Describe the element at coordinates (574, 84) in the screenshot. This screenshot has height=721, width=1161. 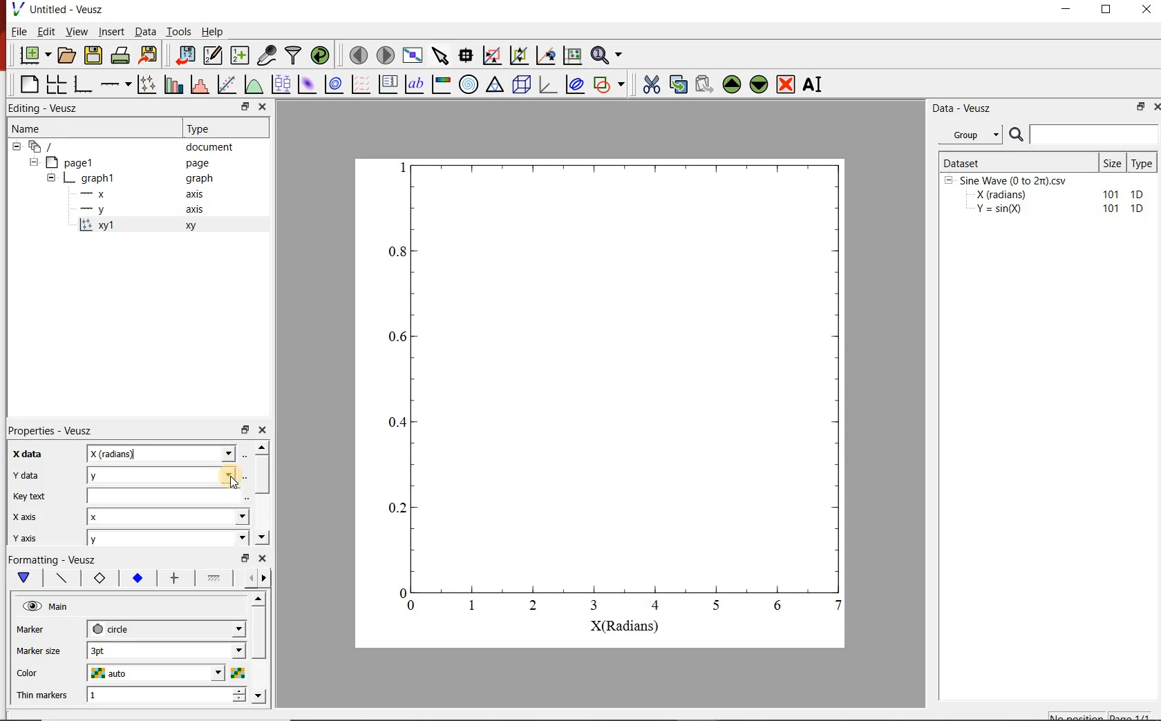
I see `plot covariance ellipses` at that location.